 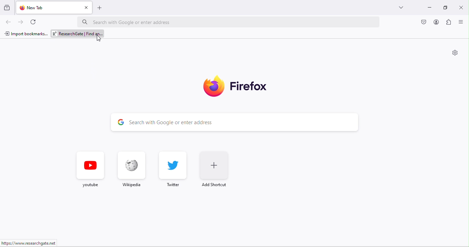 I want to click on settings, so click(x=455, y=53).